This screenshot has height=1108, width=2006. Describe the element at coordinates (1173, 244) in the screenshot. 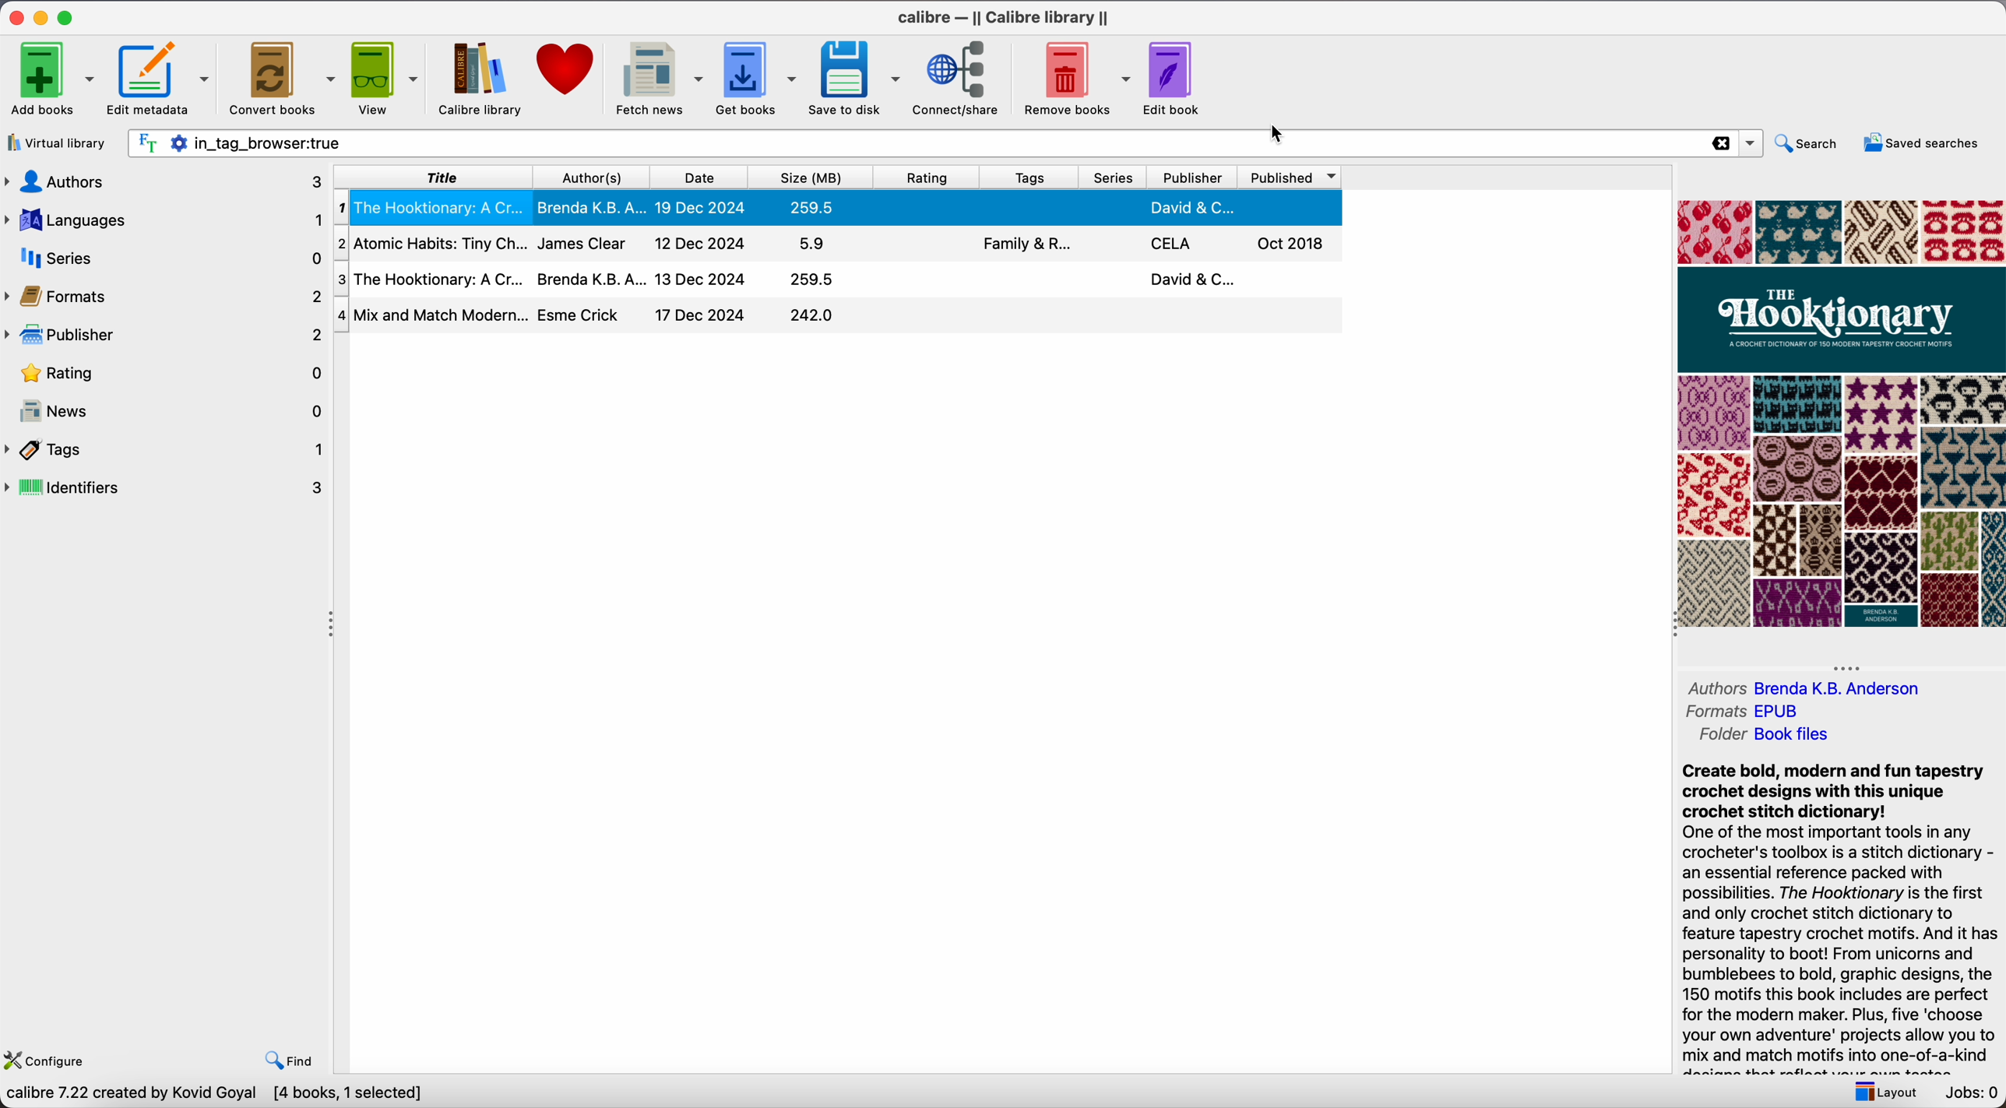

I see `CELA` at that location.